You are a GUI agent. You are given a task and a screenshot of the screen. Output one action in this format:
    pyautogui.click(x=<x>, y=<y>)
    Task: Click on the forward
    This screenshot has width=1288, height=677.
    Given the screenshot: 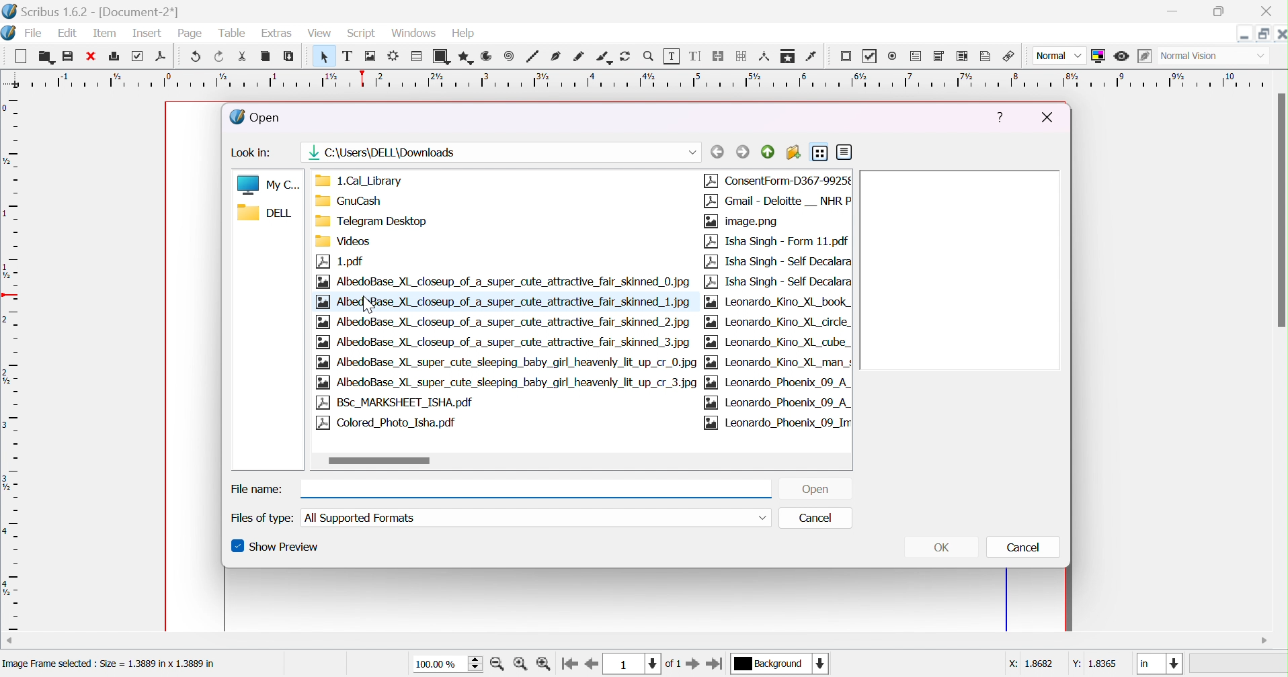 What is the action you would take?
    pyautogui.click(x=743, y=151)
    